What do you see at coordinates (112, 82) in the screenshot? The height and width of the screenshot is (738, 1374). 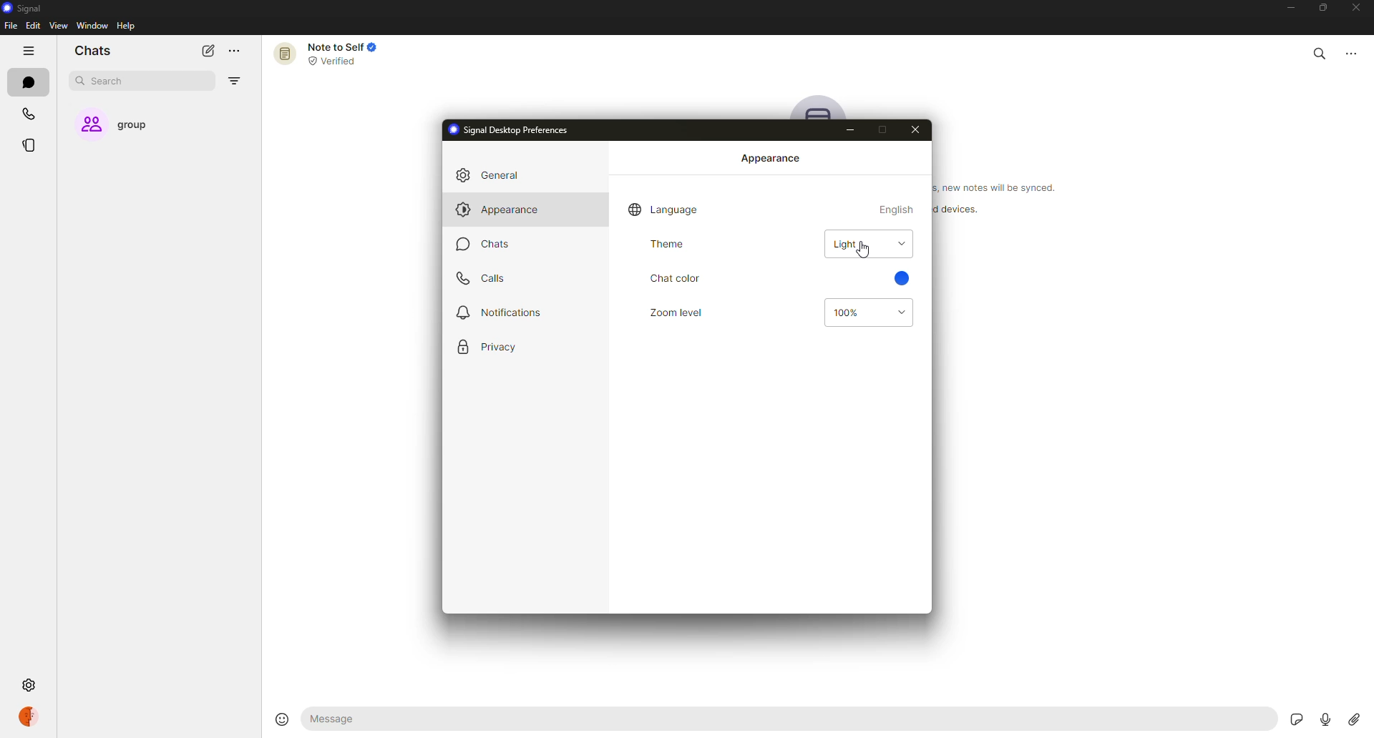 I see `search` at bounding box center [112, 82].